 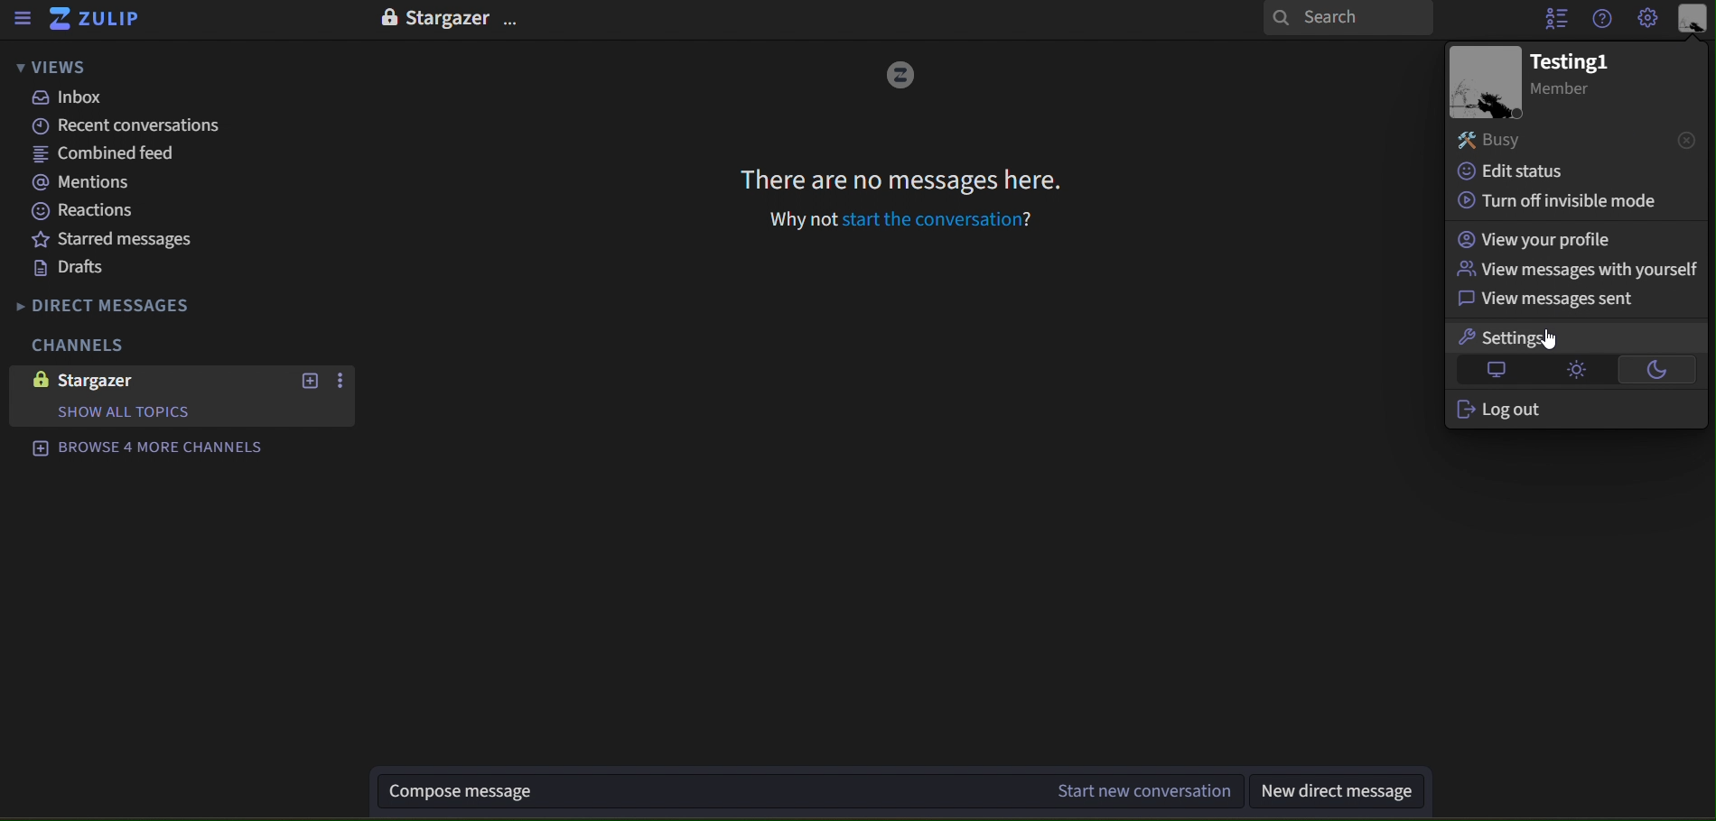 I want to click on zulip, so click(x=102, y=23).